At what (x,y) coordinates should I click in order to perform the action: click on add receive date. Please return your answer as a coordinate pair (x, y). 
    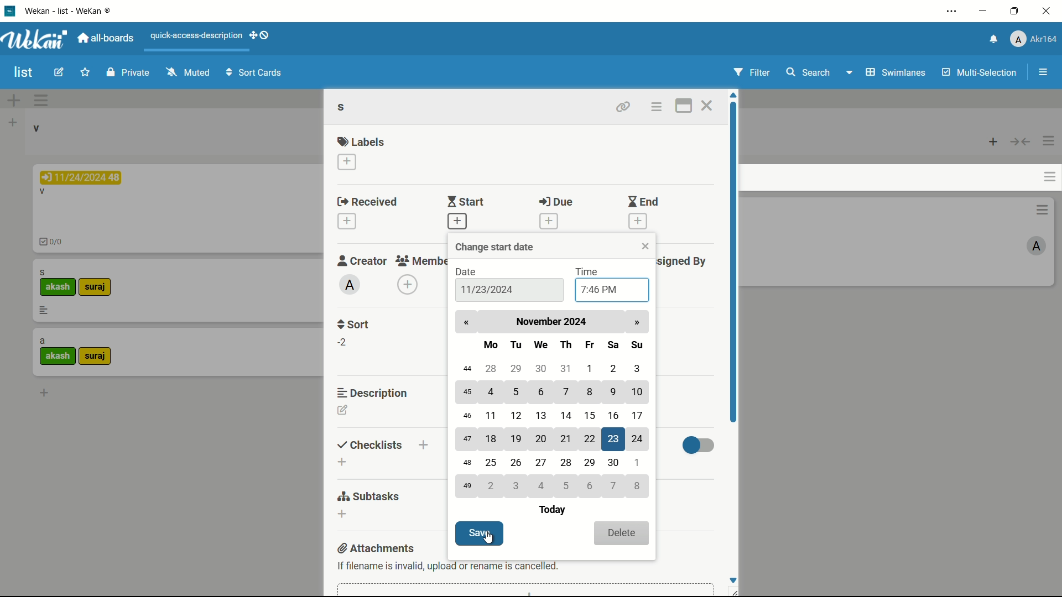
    Looking at the image, I should click on (347, 221).